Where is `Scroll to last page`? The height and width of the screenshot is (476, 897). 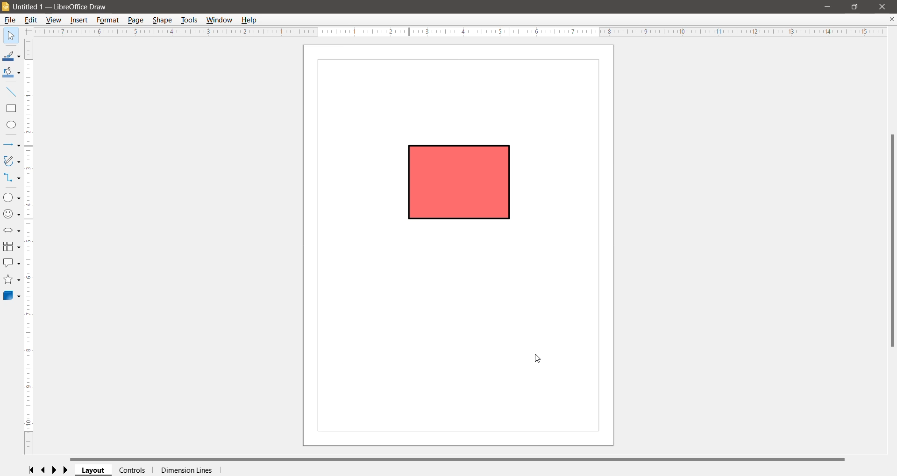 Scroll to last page is located at coordinates (66, 470).